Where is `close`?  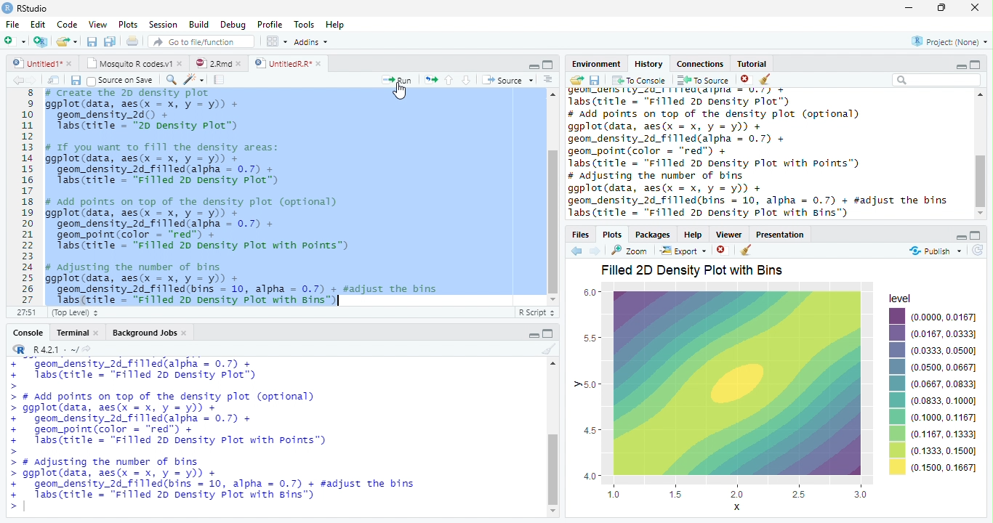 close is located at coordinates (241, 63).